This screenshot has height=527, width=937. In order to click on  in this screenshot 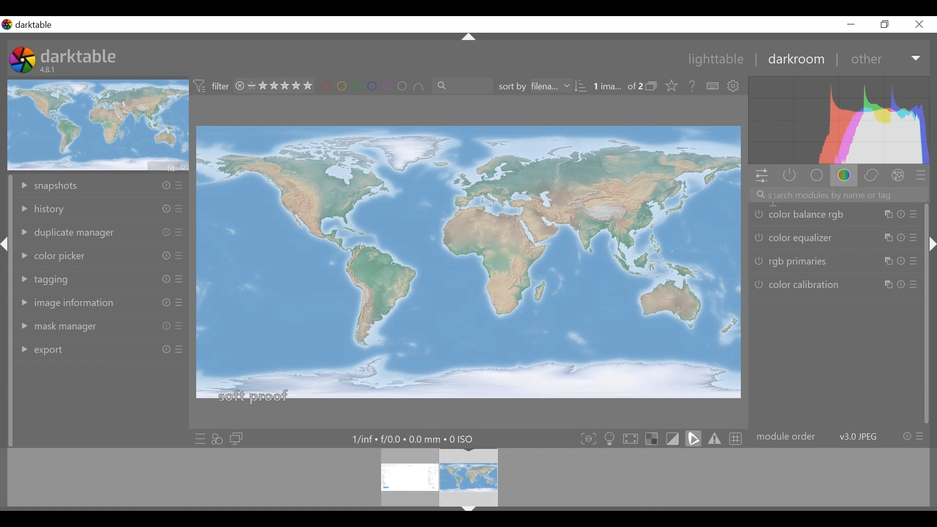, I will do `click(161, 209)`.